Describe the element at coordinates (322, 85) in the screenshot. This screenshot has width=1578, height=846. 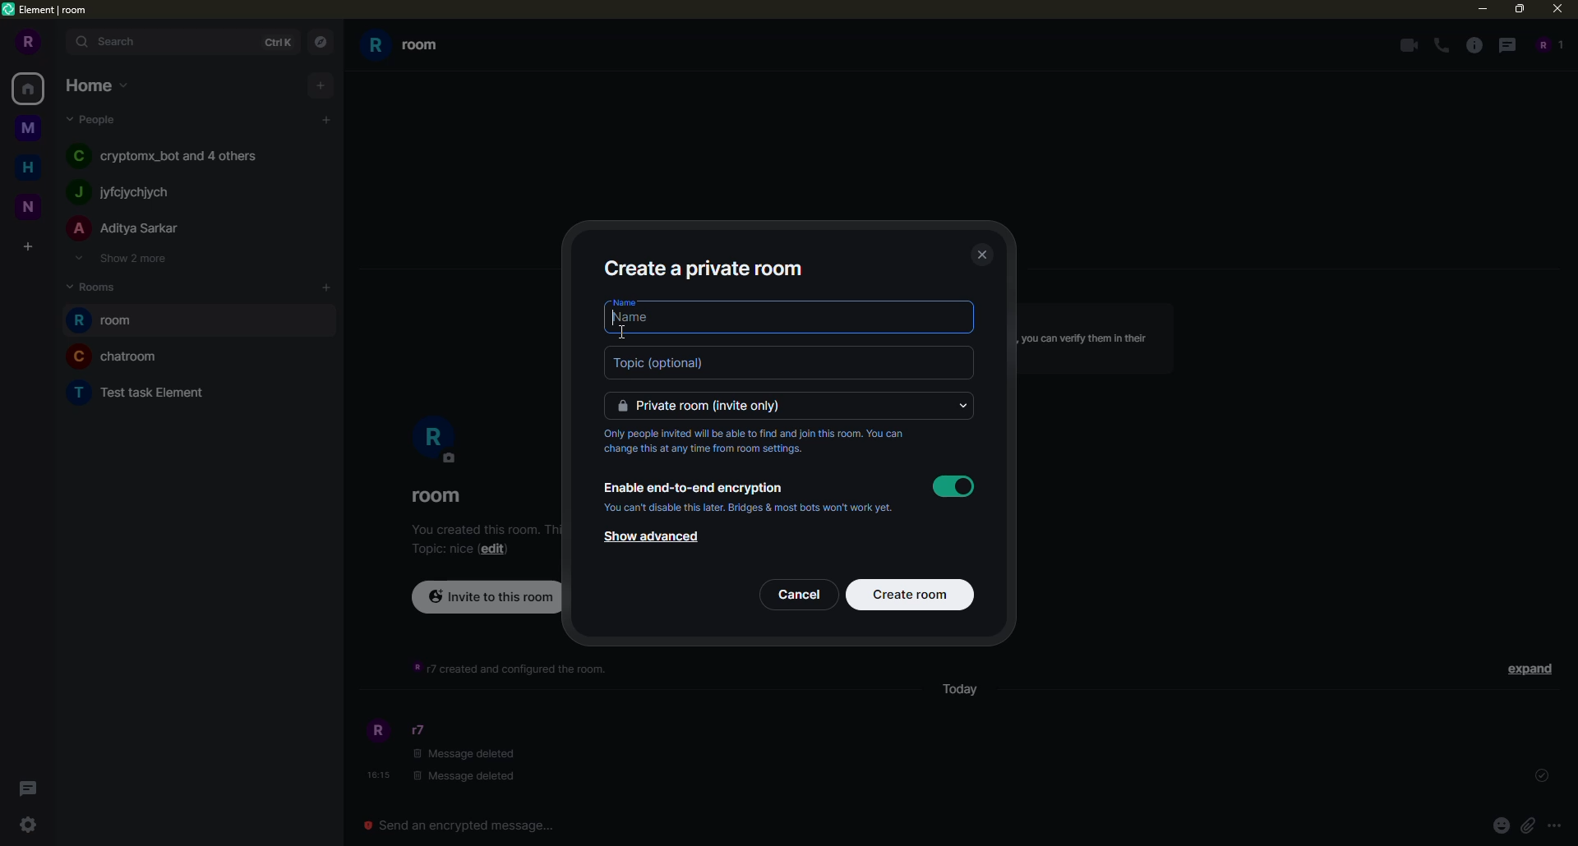
I see `add` at that location.